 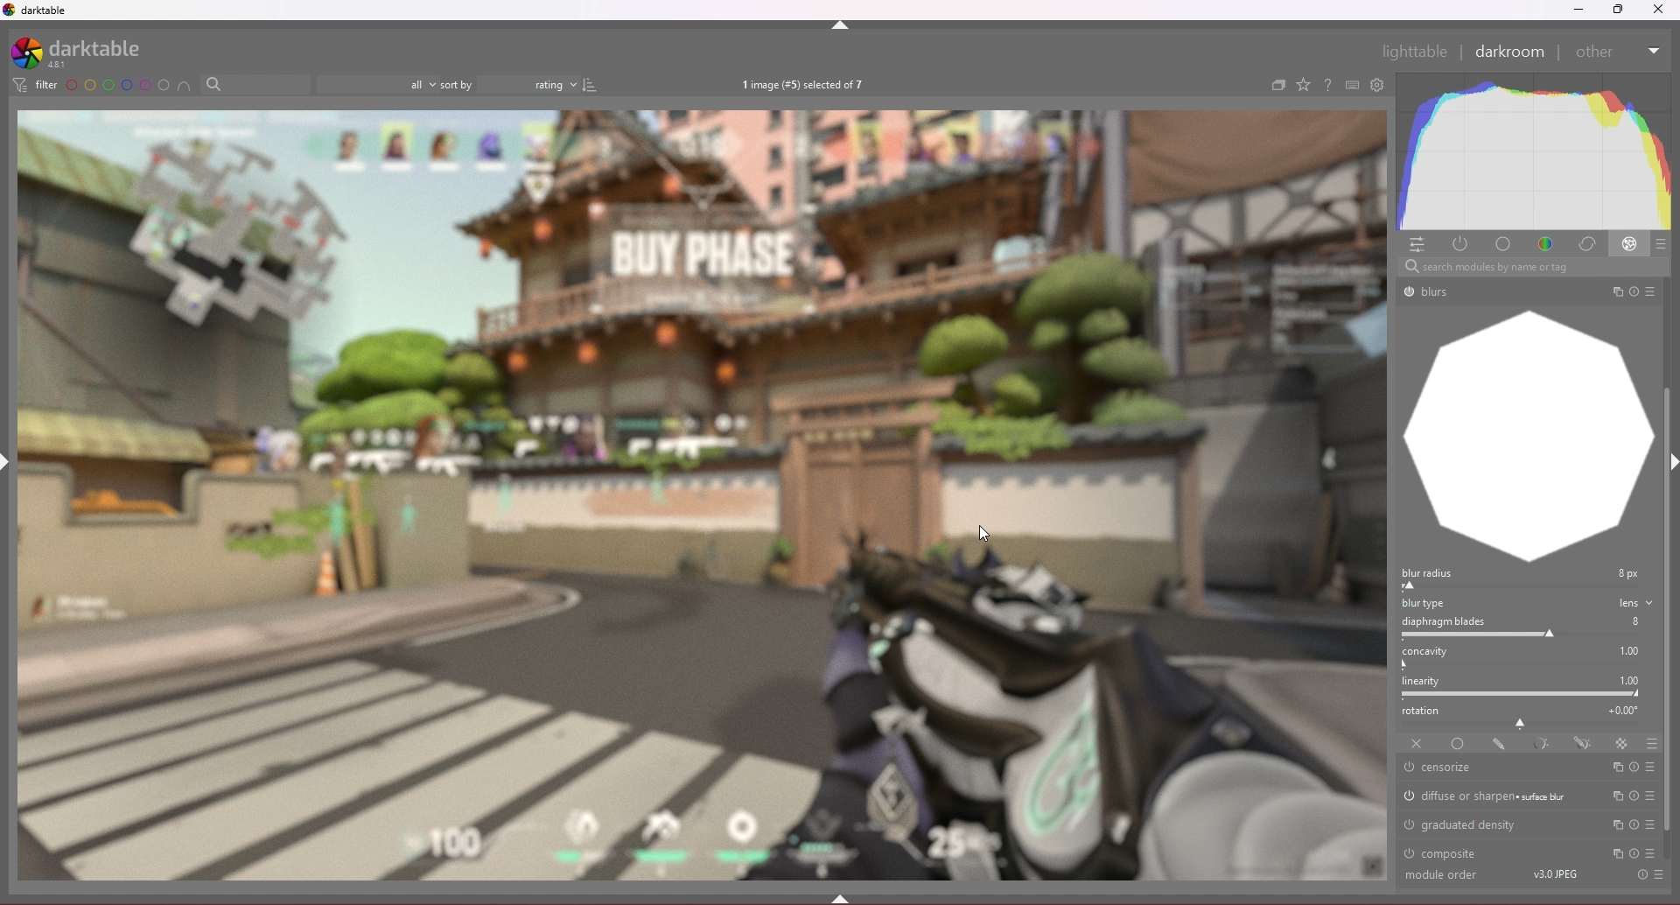 I want to click on reset, so click(x=1633, y=824).